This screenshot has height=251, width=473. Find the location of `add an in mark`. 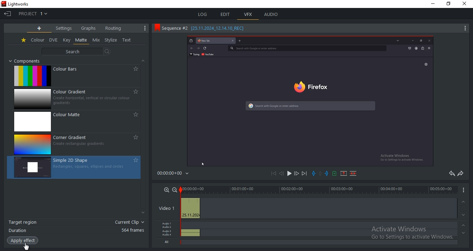

add an in mark is located at coordinates (314, 174).